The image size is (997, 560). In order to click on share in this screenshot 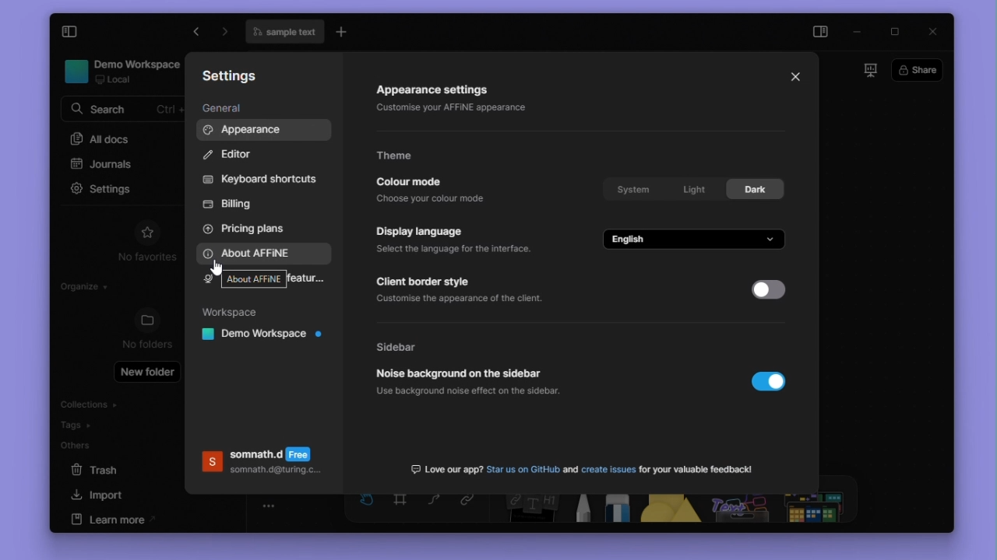, I will do `click(918, 70)`.